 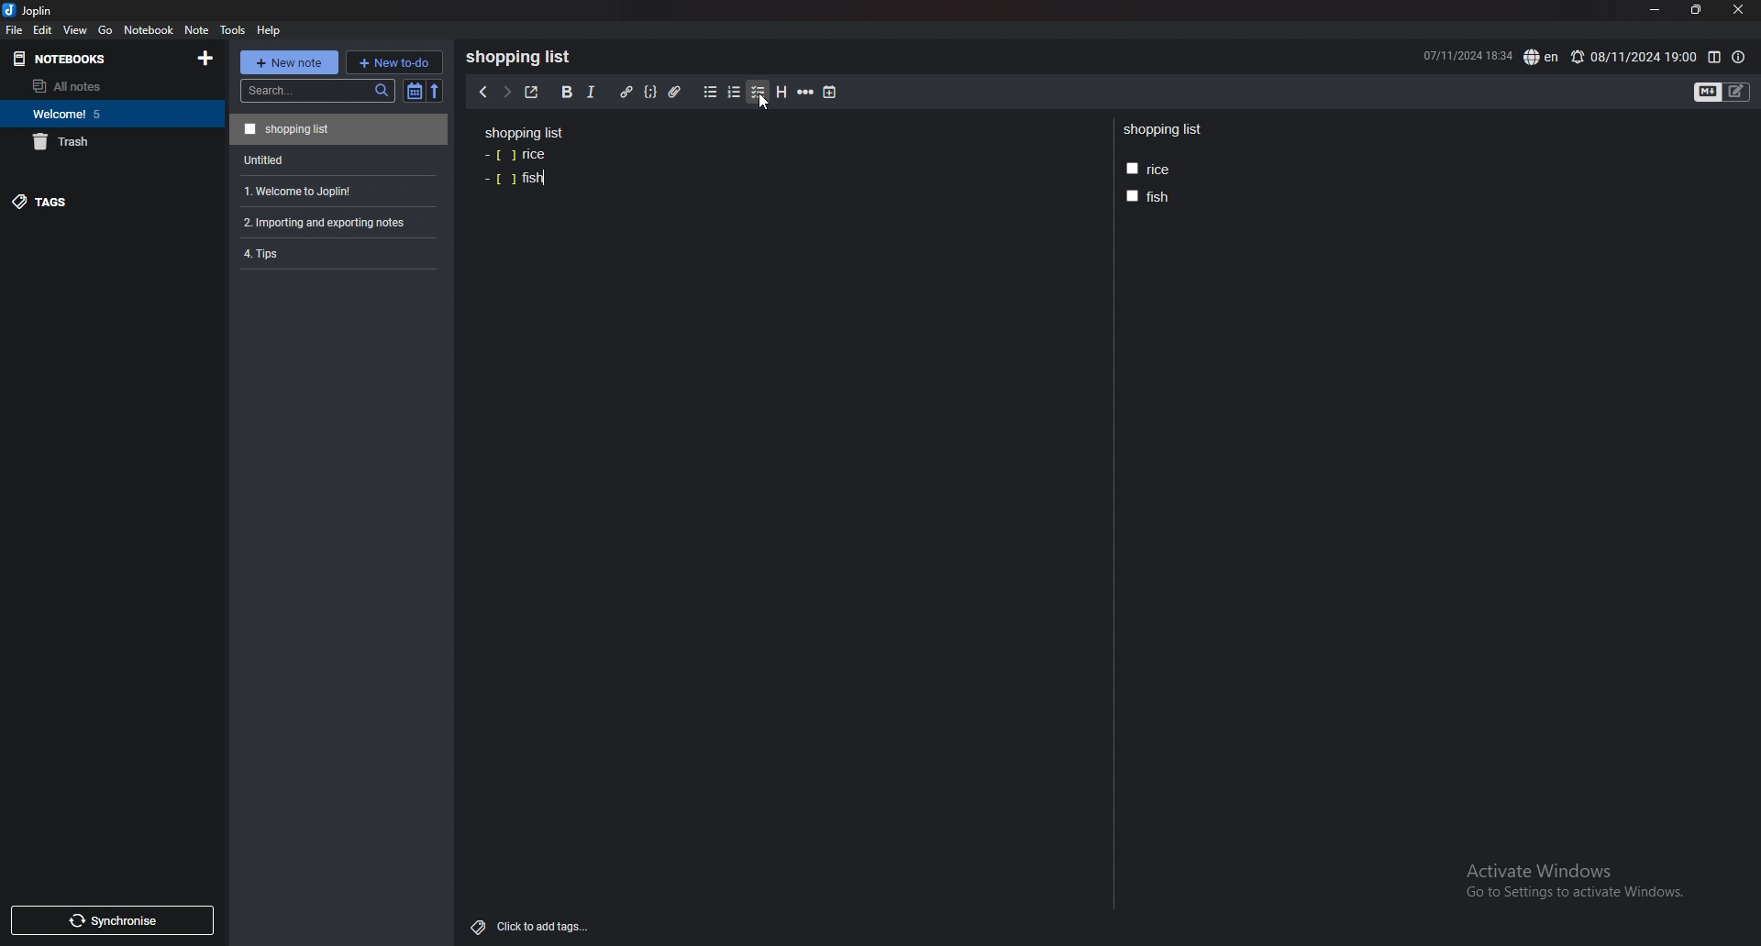 What do you see at coordinates (15, 30) in the screenshot?
I see `file` at bounding box center [15, 30].